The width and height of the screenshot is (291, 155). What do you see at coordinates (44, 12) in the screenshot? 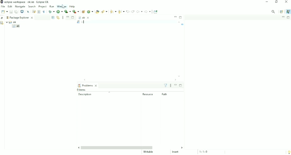
I see `Show Whitespace Characters` at bounding box center [44, 12].